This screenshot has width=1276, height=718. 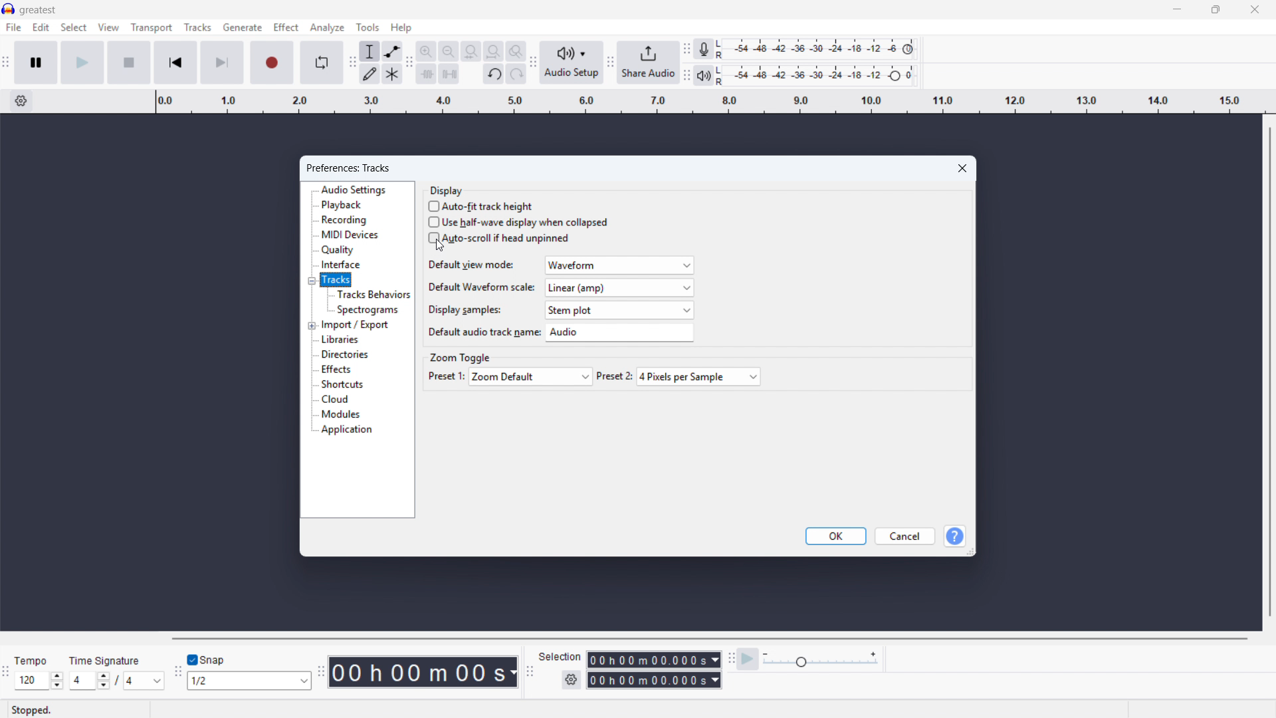 I want to click on Timestamp , so click(x=424, y=672).